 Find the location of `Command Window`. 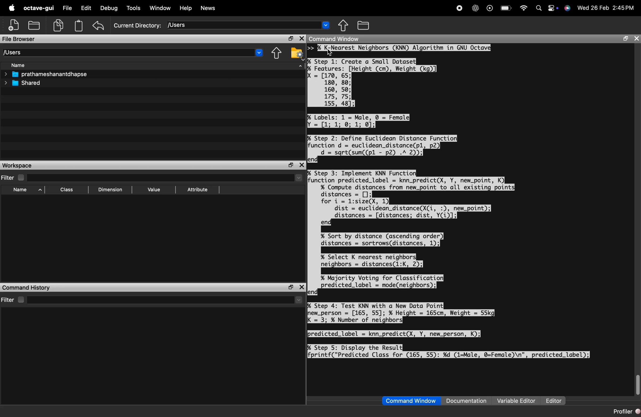

Command Window is located at coordinates (404, 399).